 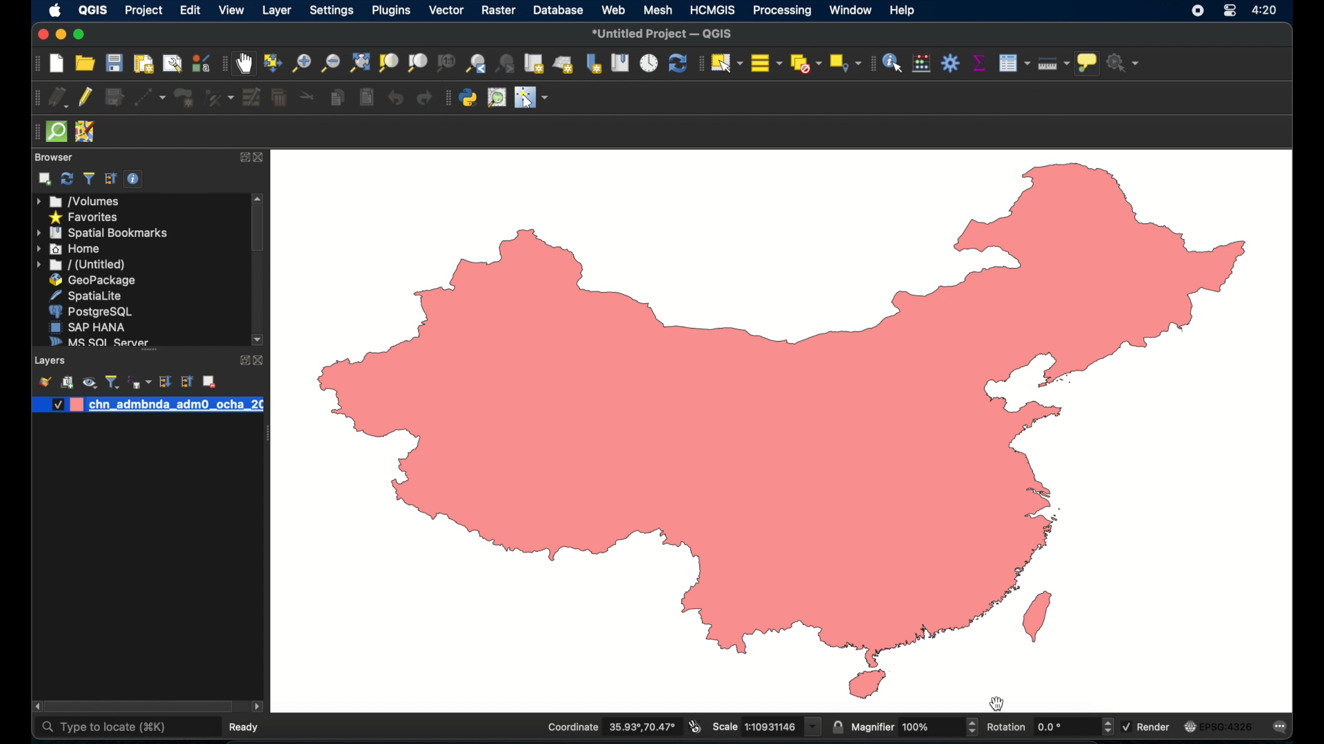 What do you see at coordinates (337, 98) in the screenshot?
I see `copy features` at bounding box center [337, 98].